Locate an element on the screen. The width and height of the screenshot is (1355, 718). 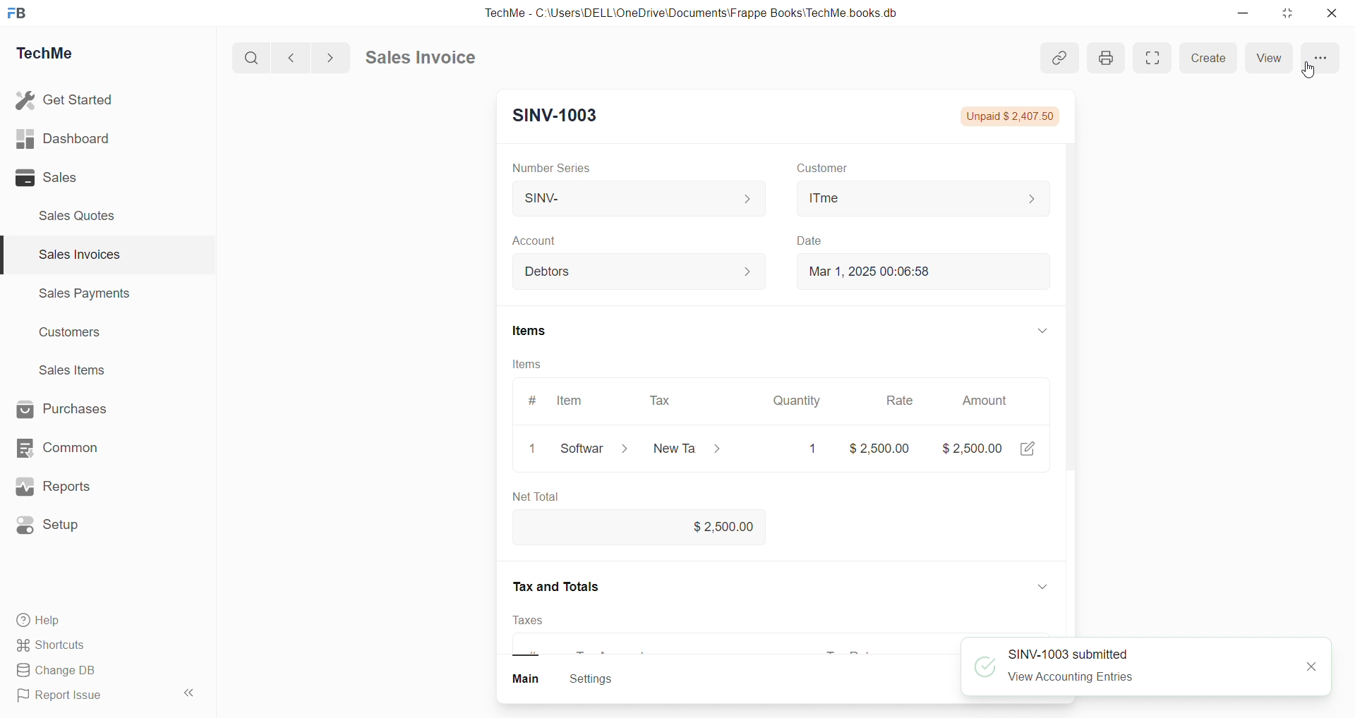
$2,500.00 (4 is located at coordinates (996, 448).